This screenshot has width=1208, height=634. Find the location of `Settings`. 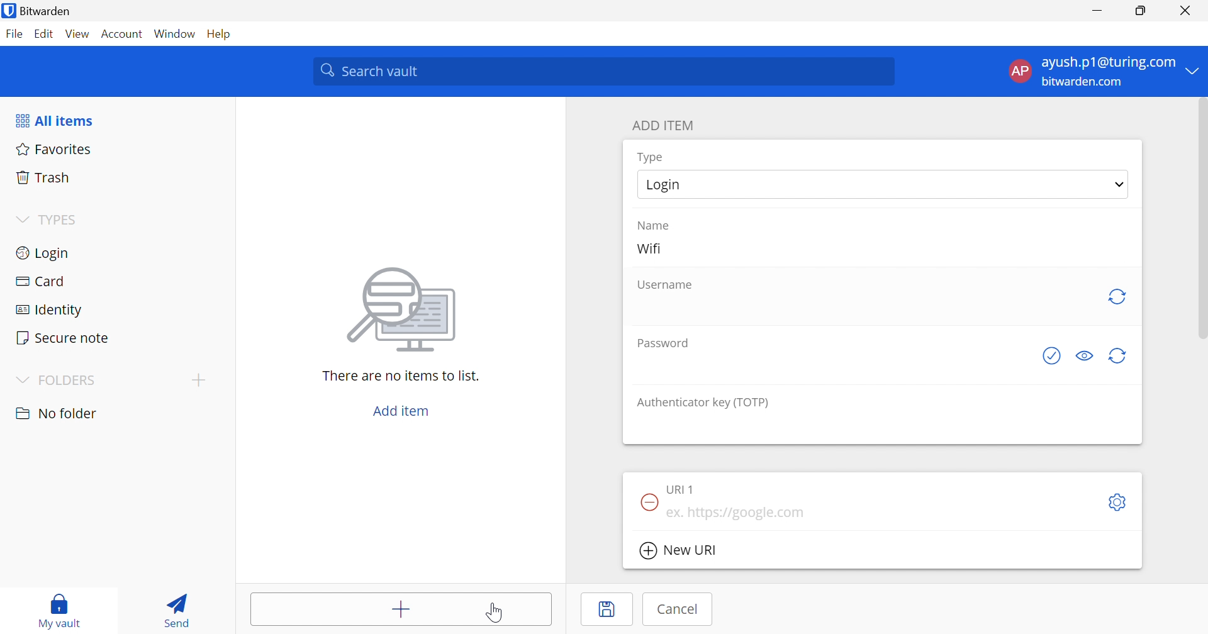

Settings is located at coordinates (1120, 503).